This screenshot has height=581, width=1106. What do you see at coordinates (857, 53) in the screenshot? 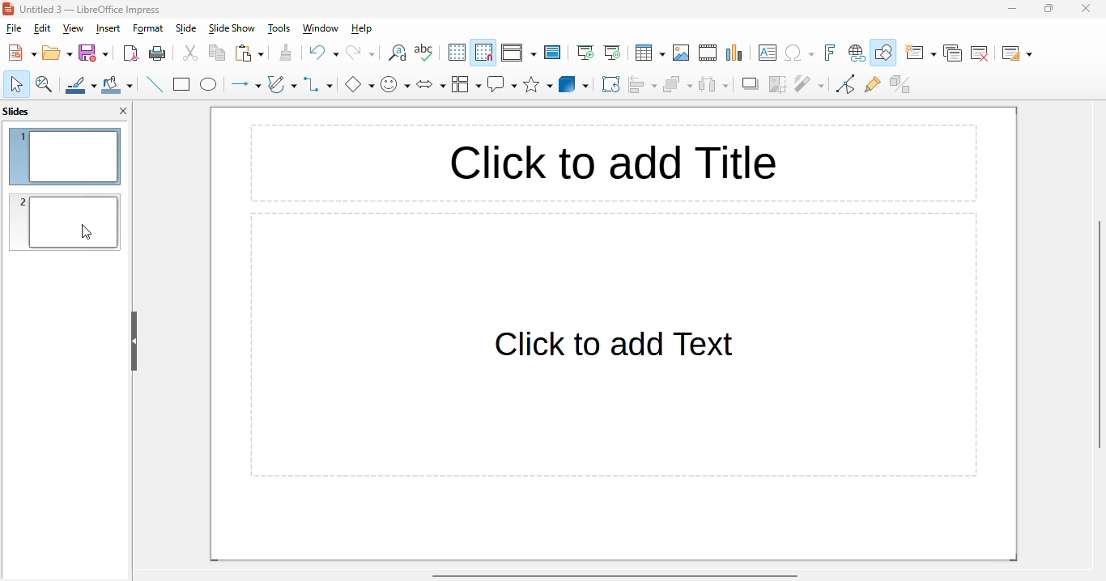
I see `insert hyperlink` at bounding box center [857, 53].